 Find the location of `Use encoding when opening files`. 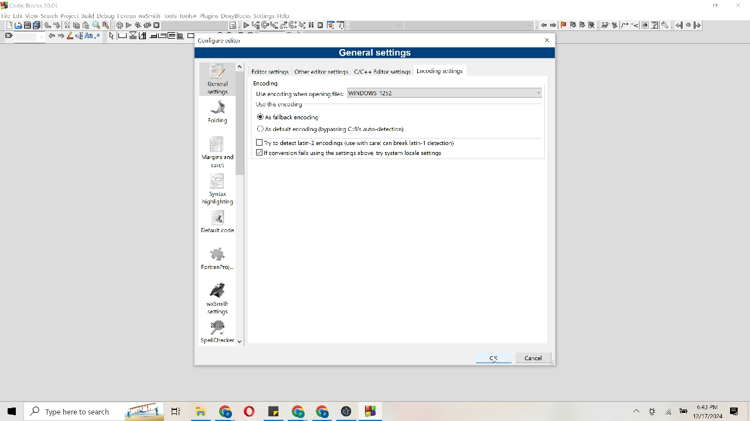

Use encoding when opening files is located at coordinates (298, 95).